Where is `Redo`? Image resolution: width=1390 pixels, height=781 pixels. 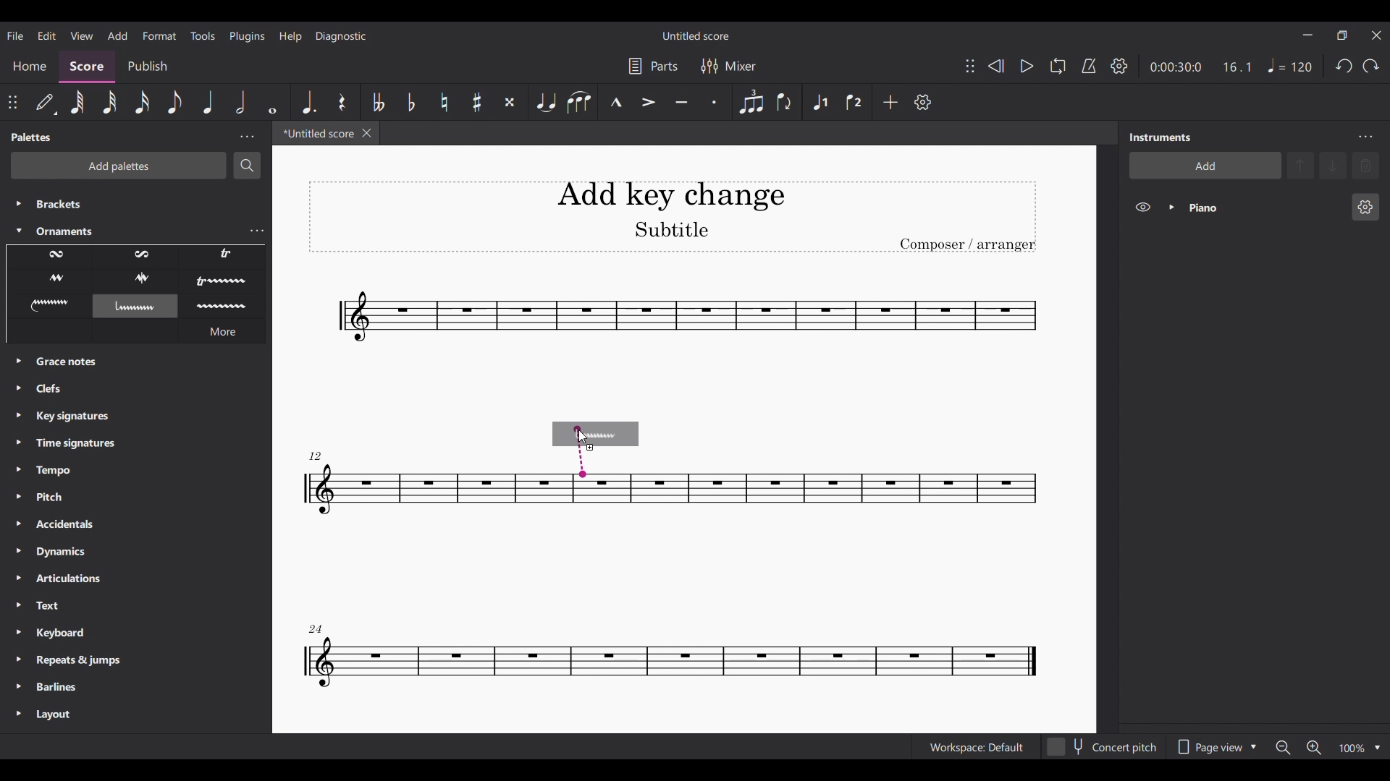
Redo is located at coordinates (1370, 67).